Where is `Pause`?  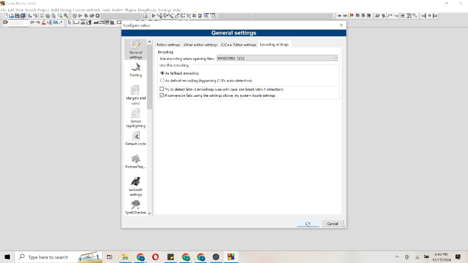
Pause is located at coordinates (194, 16).